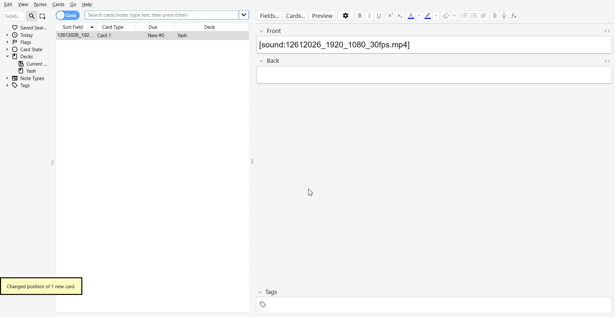 The width and height of the screenshot is (615, 317). Describe the element at coordinates (23, 4) in the screenshot. I see `View` at that location.